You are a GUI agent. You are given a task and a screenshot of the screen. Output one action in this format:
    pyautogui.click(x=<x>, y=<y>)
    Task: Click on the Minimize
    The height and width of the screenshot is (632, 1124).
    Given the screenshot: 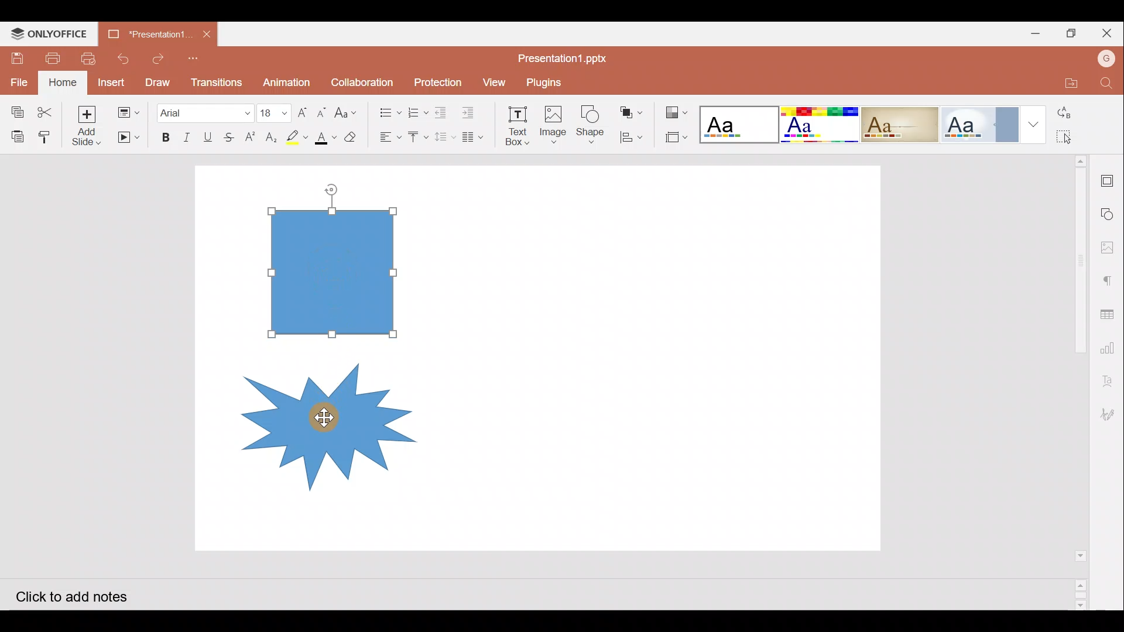 What is the action you would take?
    pyautogui.click(x=1033, y=34)
    